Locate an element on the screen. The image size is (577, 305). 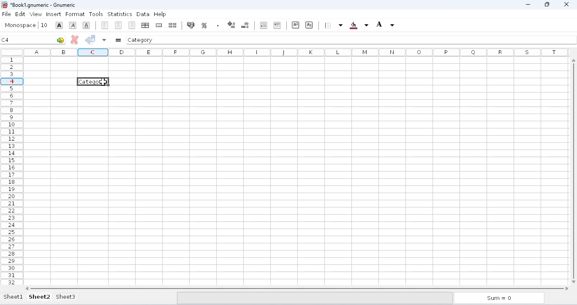
align left is located at coordinates (105, 25).